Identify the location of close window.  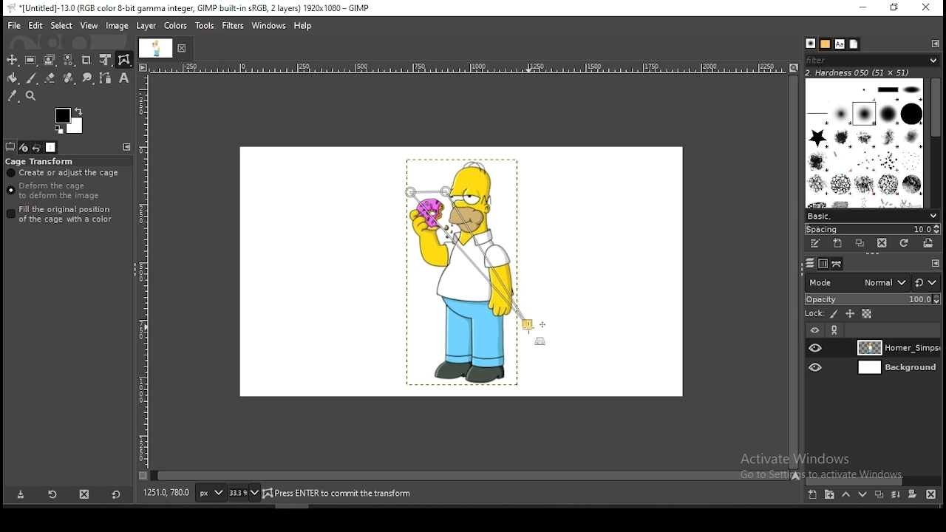
(925, 9).